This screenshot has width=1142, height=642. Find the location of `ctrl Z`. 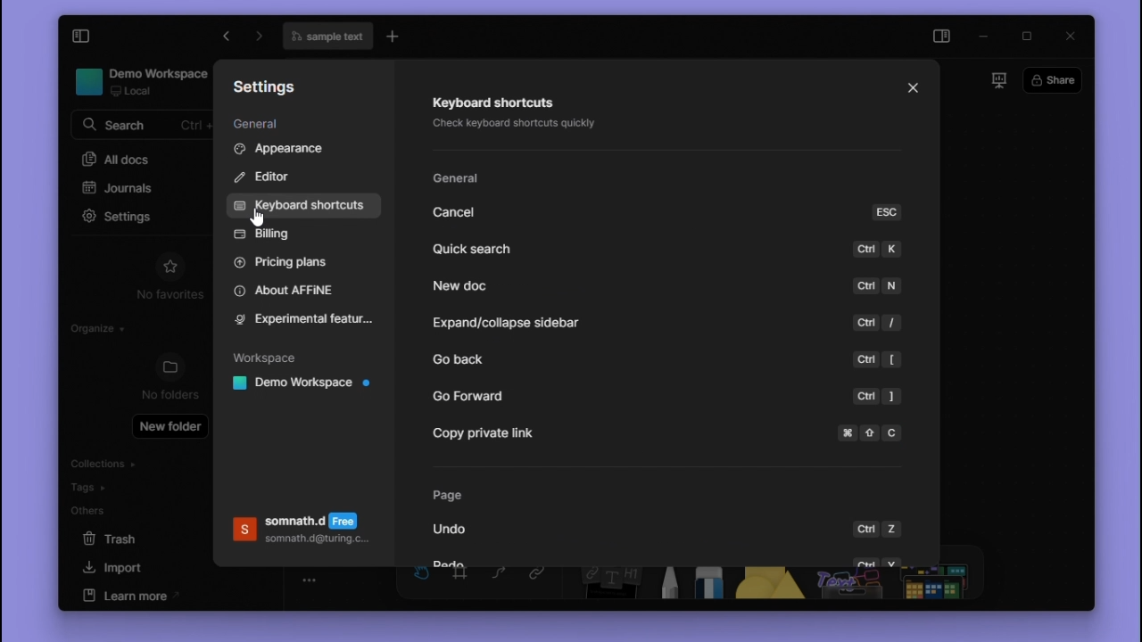

ctrl Z is located at coordinates (880, 525).